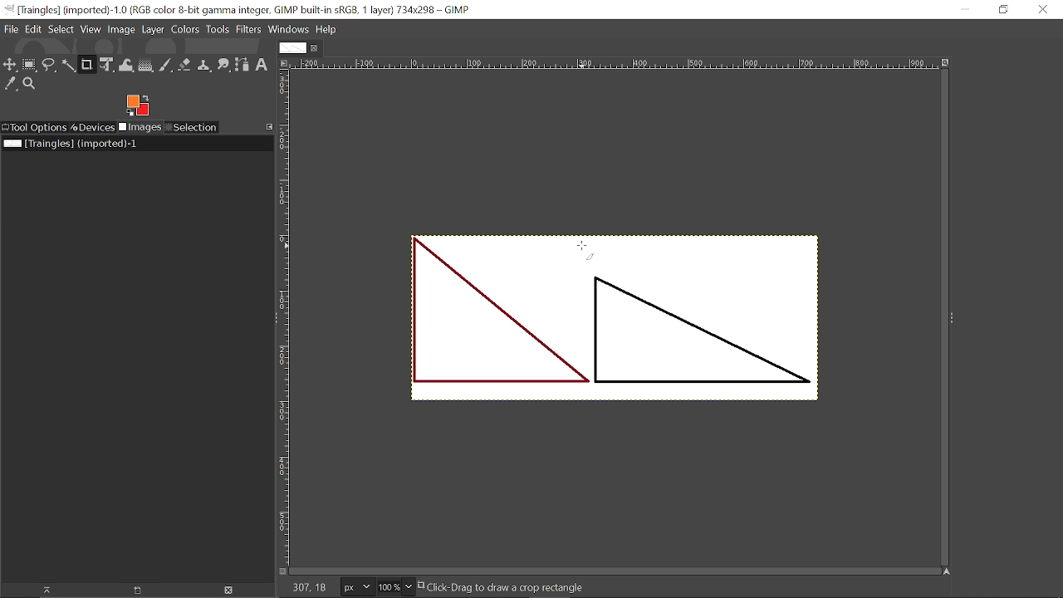  Describe the element at coordinates (285, 64) in the screenshot. I see `Access the image menu` at that location.